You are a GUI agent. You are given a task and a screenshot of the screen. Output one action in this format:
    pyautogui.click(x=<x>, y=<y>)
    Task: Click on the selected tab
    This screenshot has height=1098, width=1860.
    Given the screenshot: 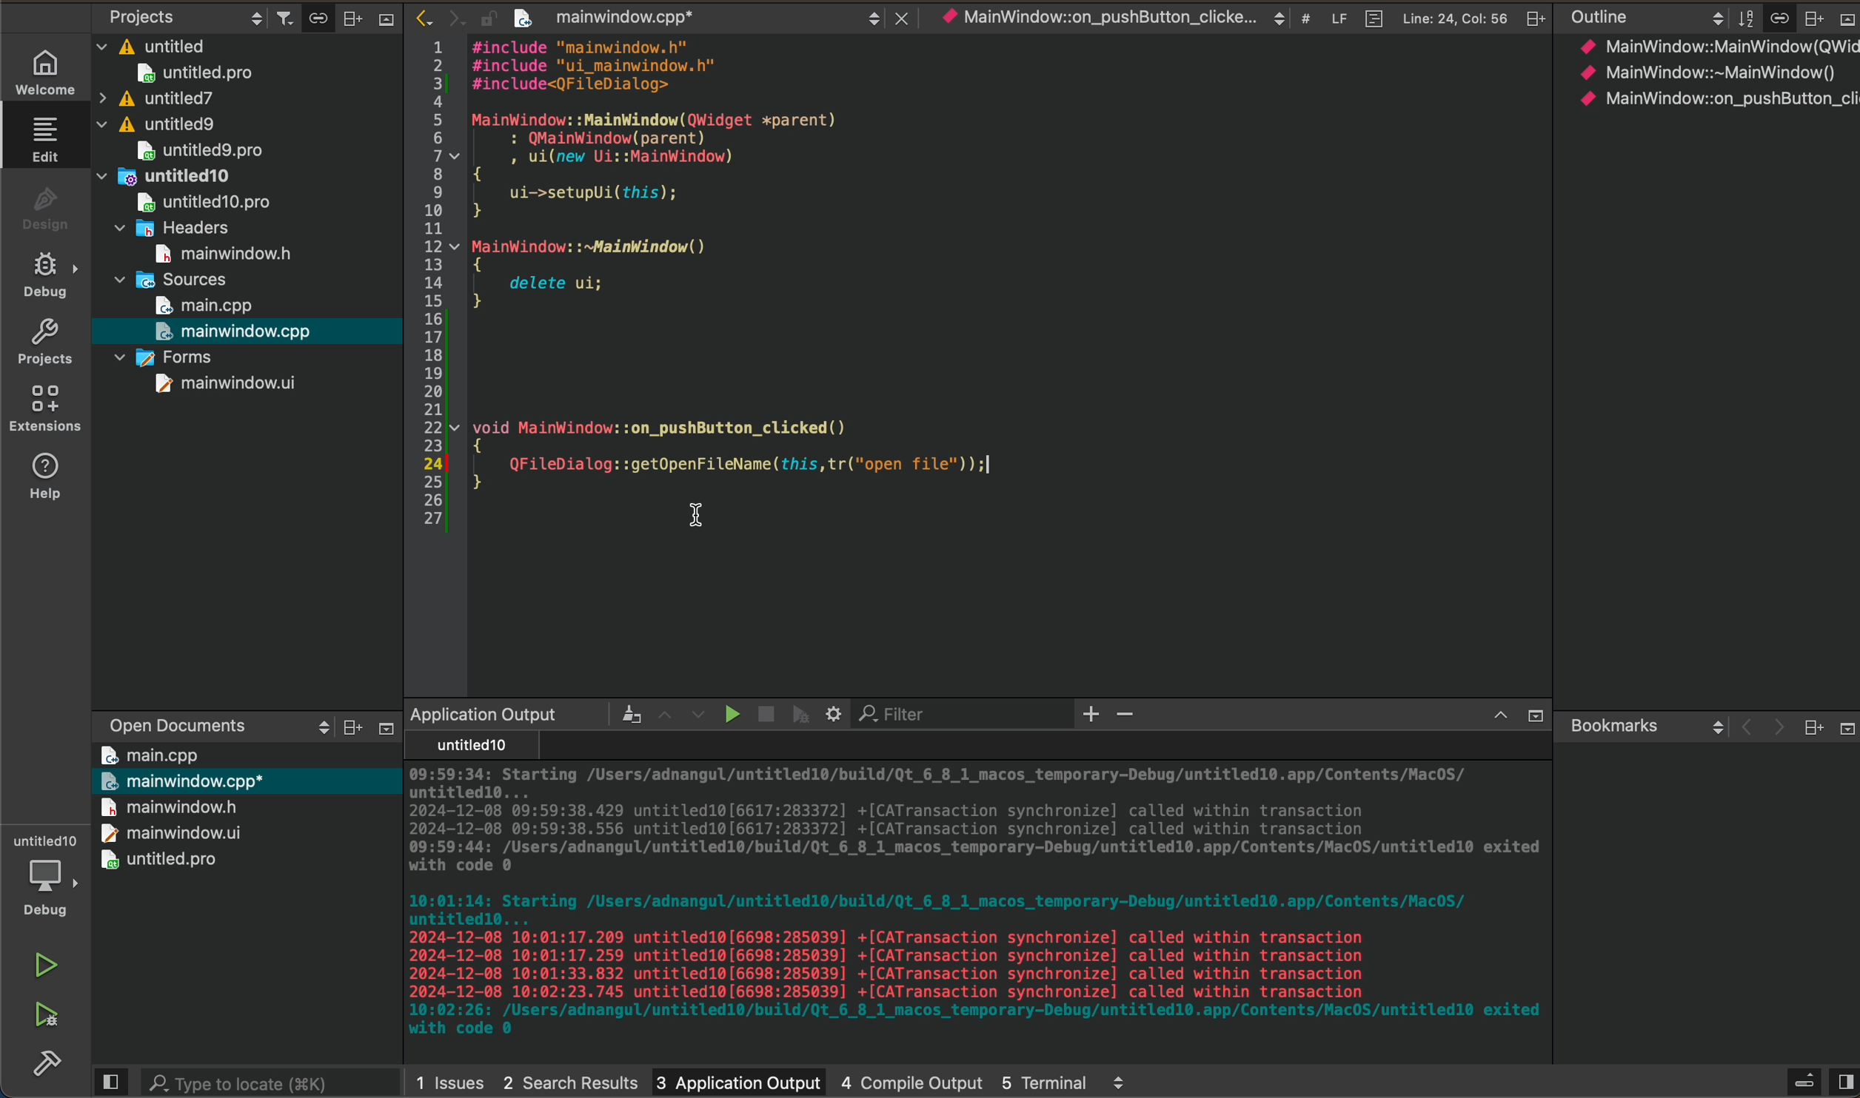 What is the action you would take?
    pyautogui.click(x=53, y=138)
    